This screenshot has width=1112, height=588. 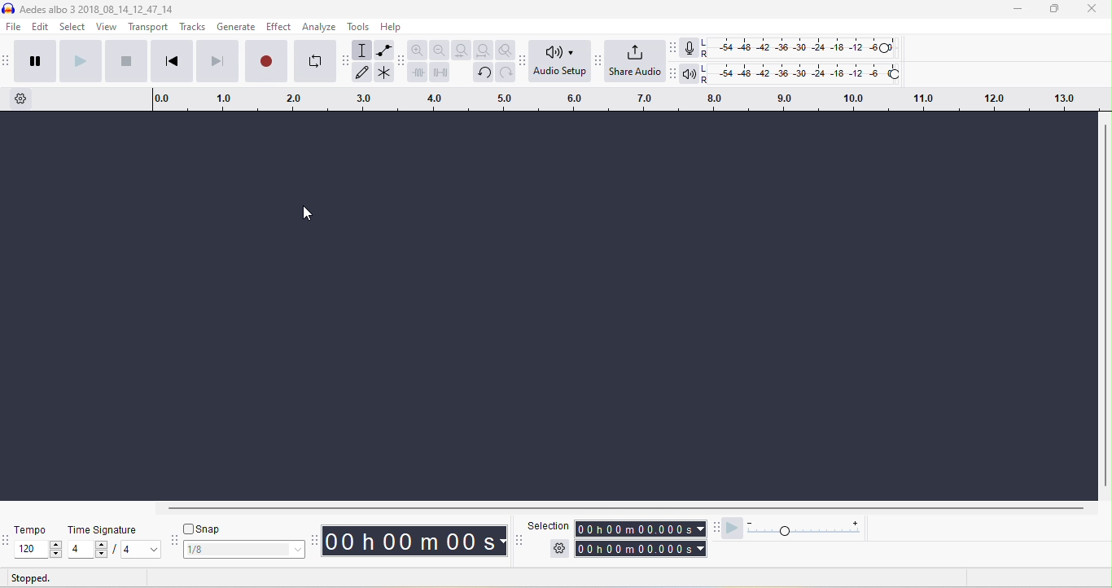 What do you see at coordinates (107, 26) in the screenshot?
I see `view` at bounding box center [107, 26].